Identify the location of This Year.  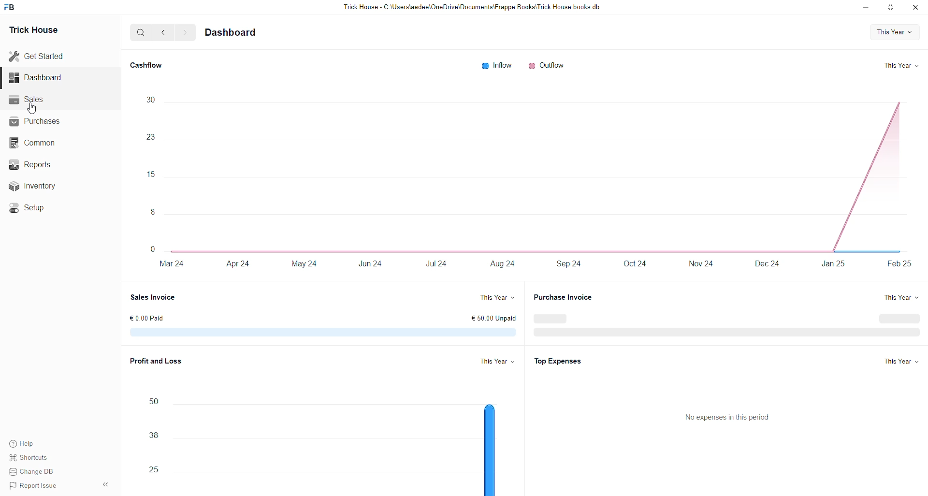
(895, 33).